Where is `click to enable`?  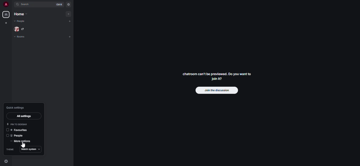 click to enable is located at coordinates (7, 130).